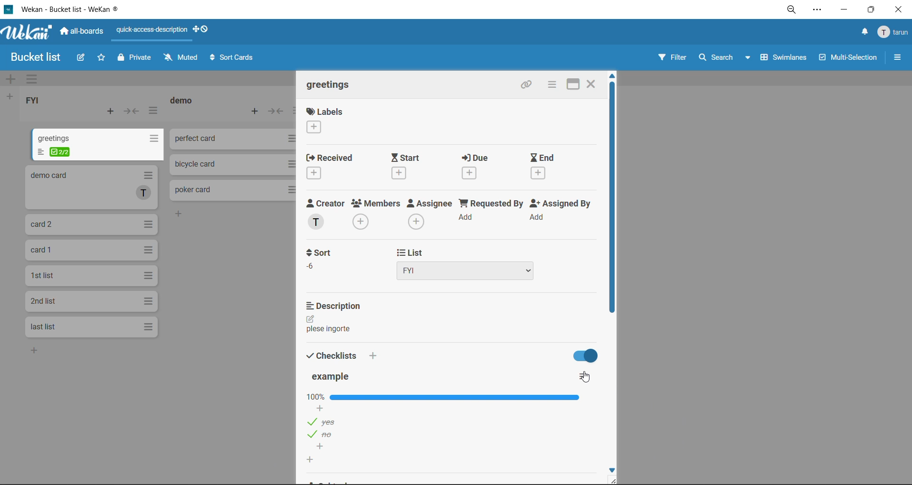  I want to click on cards, so click(98, 144).